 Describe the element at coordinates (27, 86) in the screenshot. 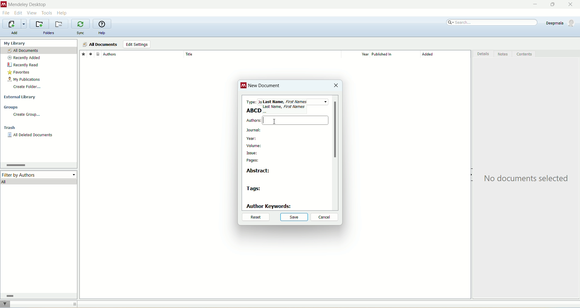

I see `create folder` at that location.